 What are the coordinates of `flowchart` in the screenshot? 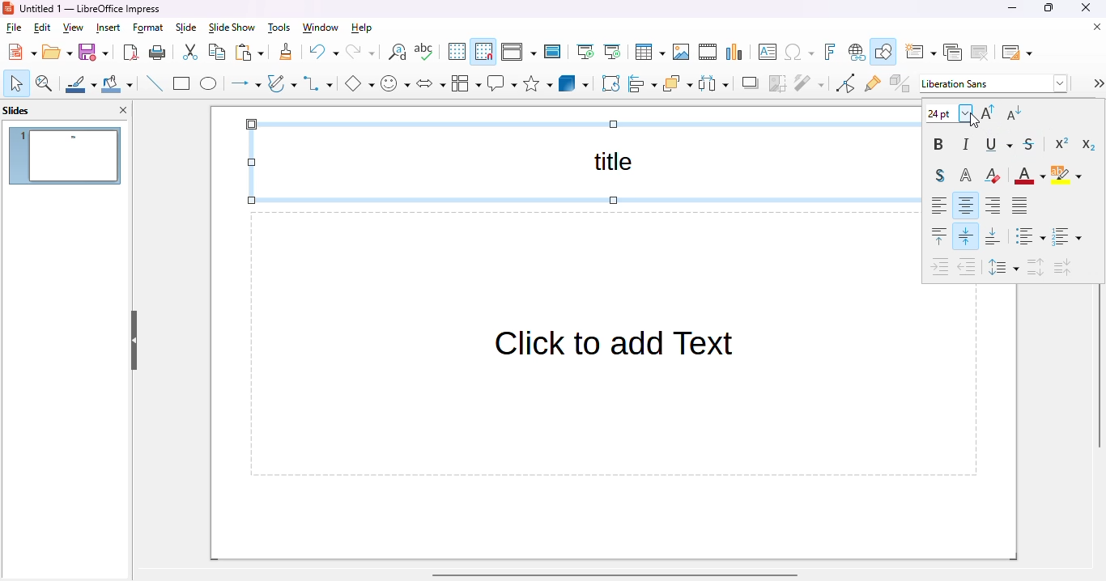 It's located at (466, 83).